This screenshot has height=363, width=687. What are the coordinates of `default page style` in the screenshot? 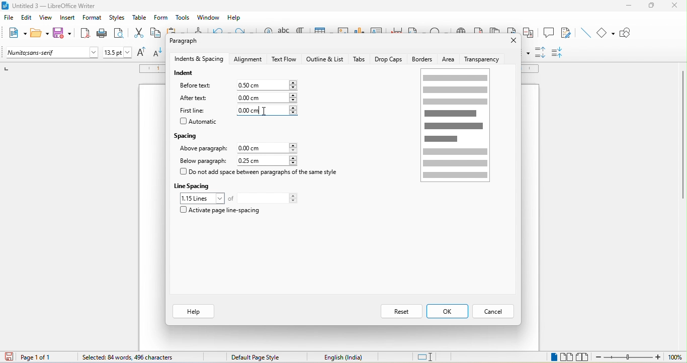 It's located at (257, 357).